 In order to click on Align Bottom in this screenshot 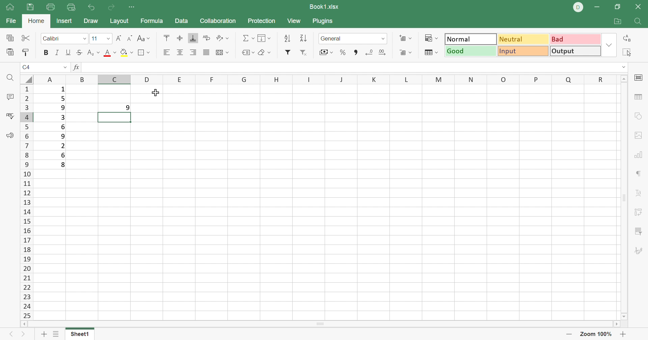, I will do `click(193, 38)`.